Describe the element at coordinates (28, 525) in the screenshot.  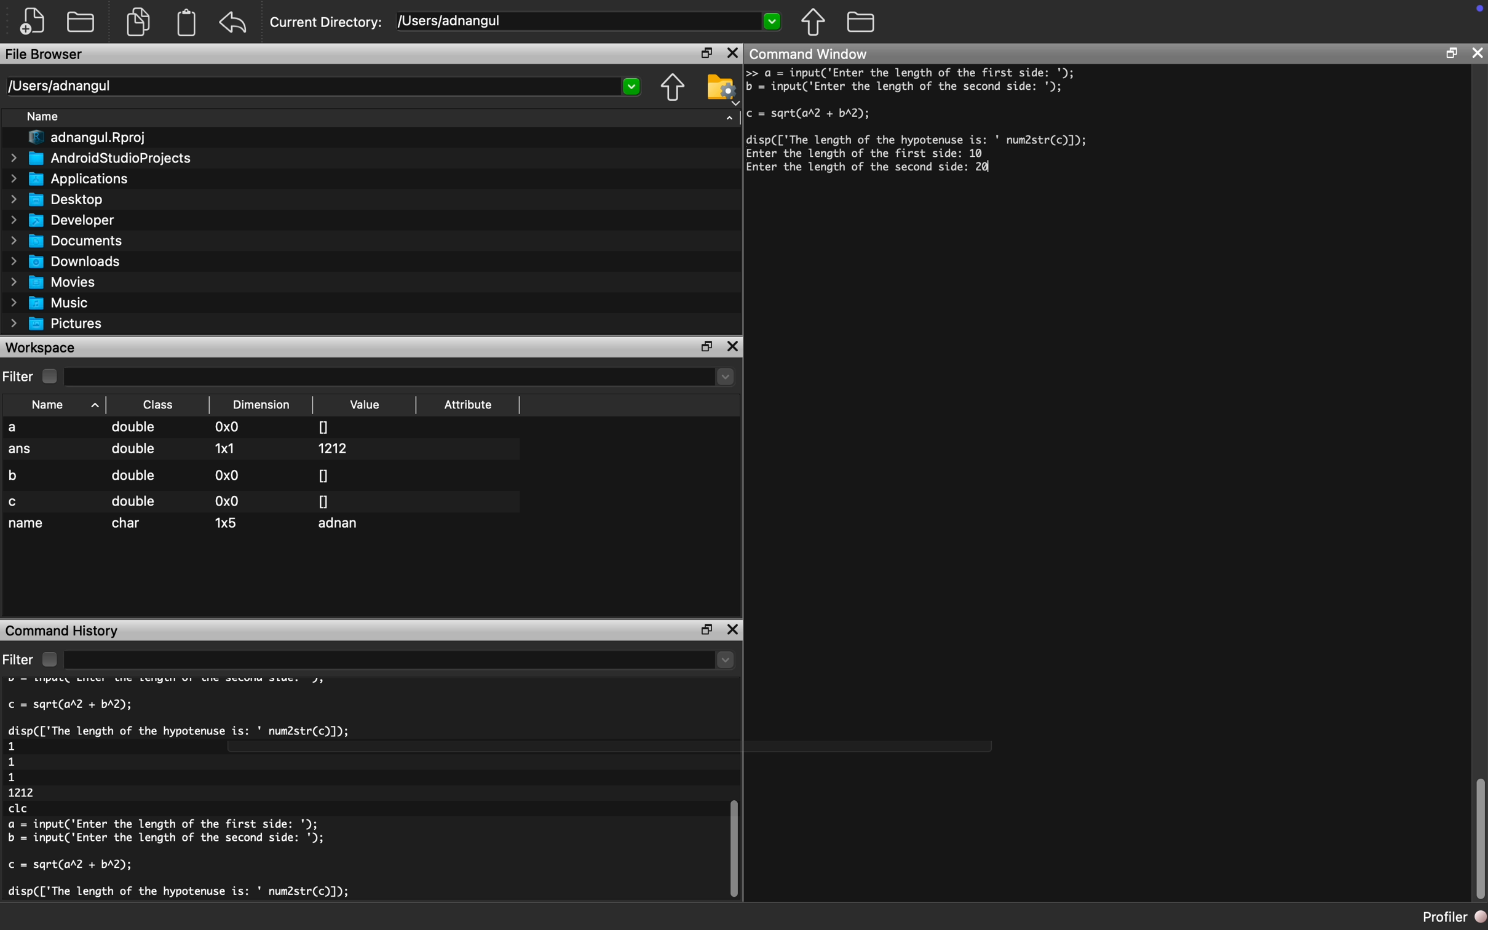
I see `name` at that location.